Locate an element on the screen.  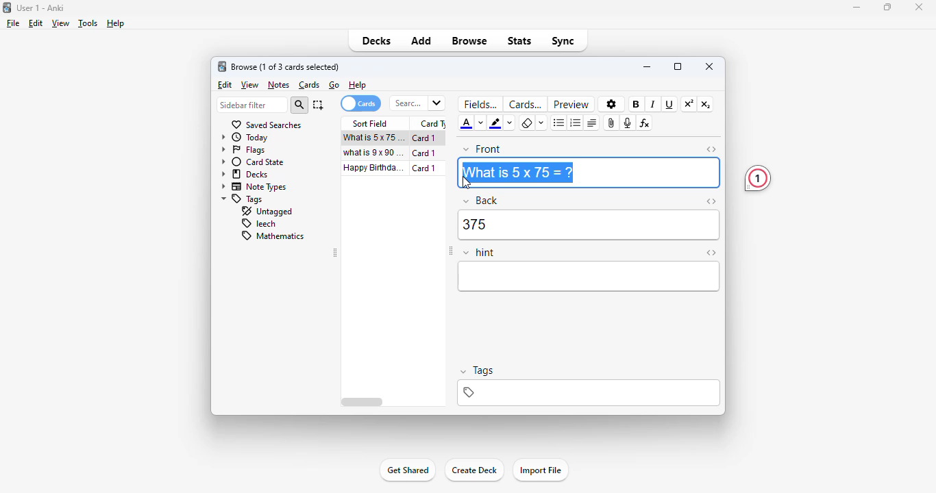
untagged is located at coordinates (268, 212).